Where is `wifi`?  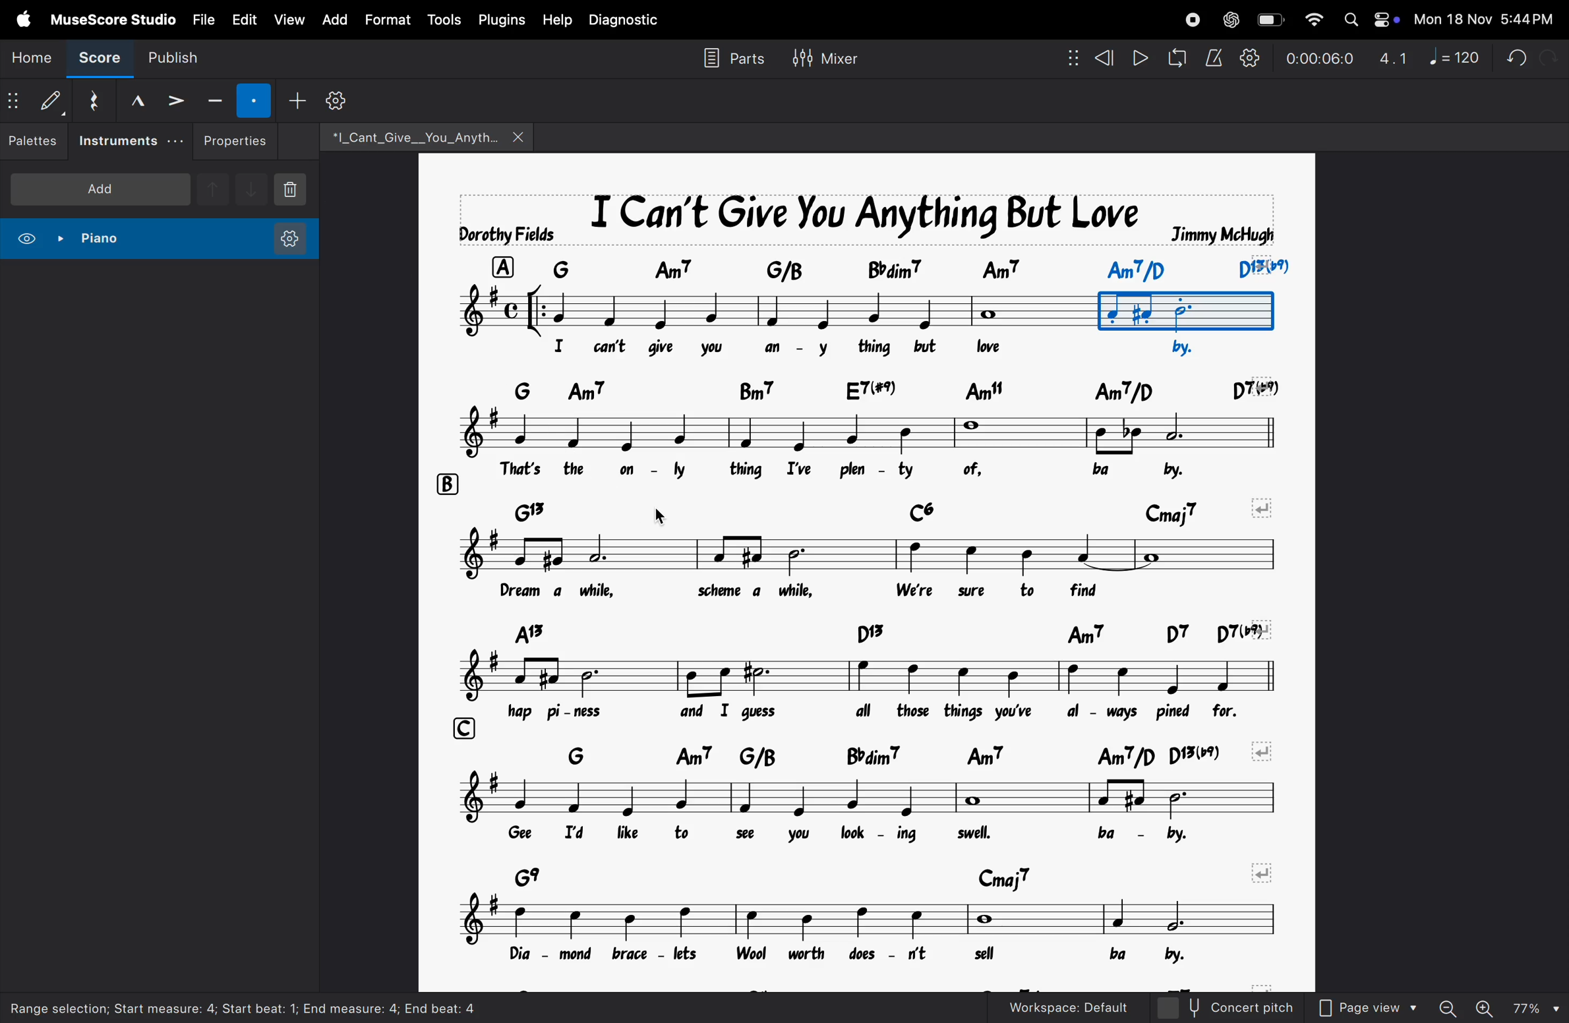 wifi is located at coordinates (1311, 20).